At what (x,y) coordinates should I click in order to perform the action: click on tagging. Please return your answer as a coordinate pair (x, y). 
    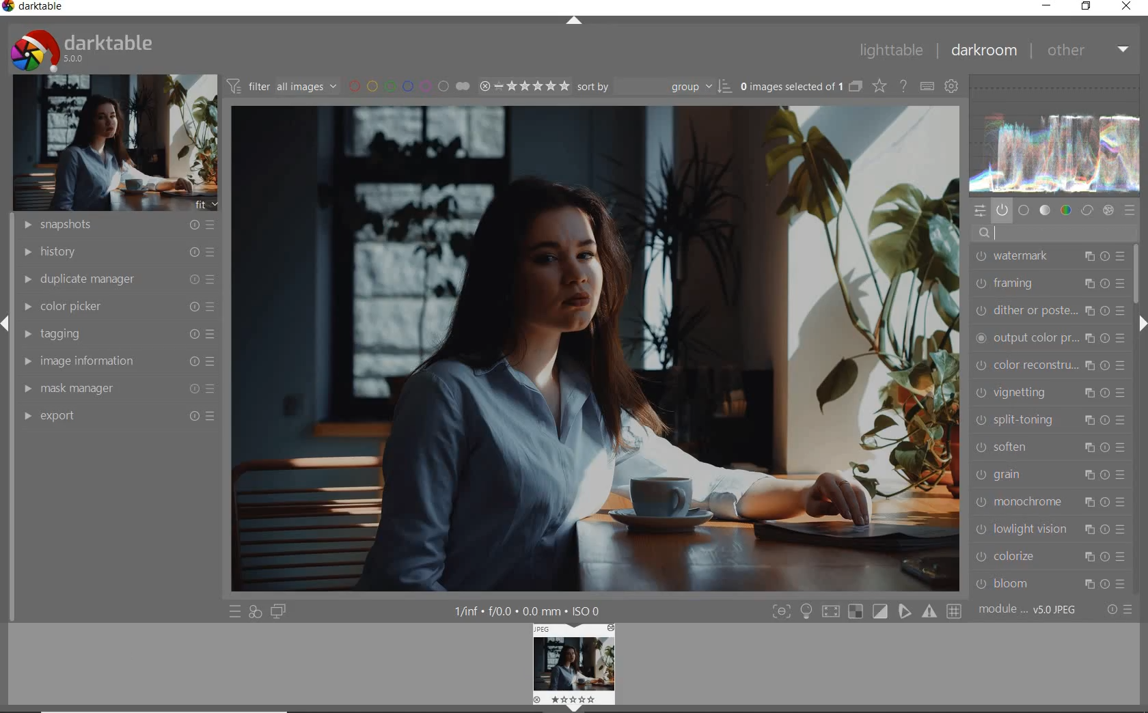
    Looking at the image, I should click on (117, 334).